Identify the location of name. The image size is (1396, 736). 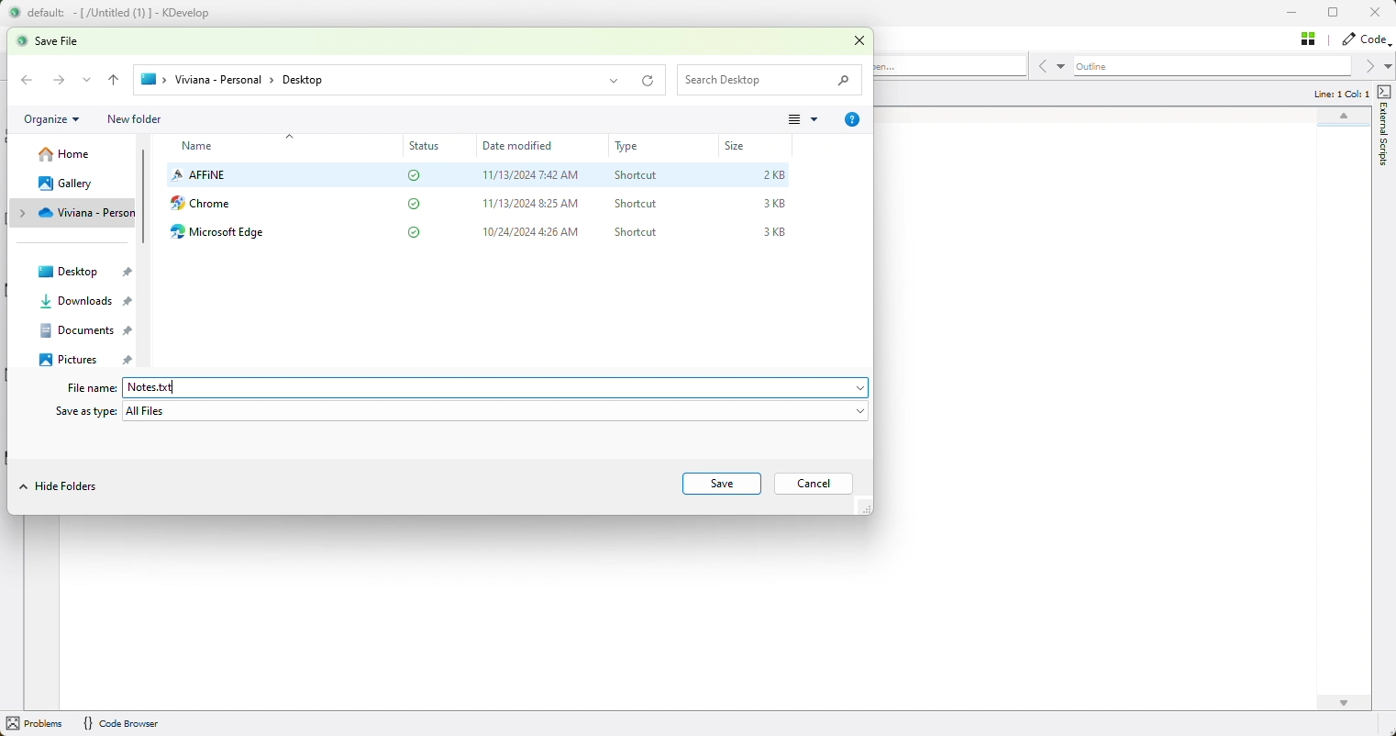
(205, 147).